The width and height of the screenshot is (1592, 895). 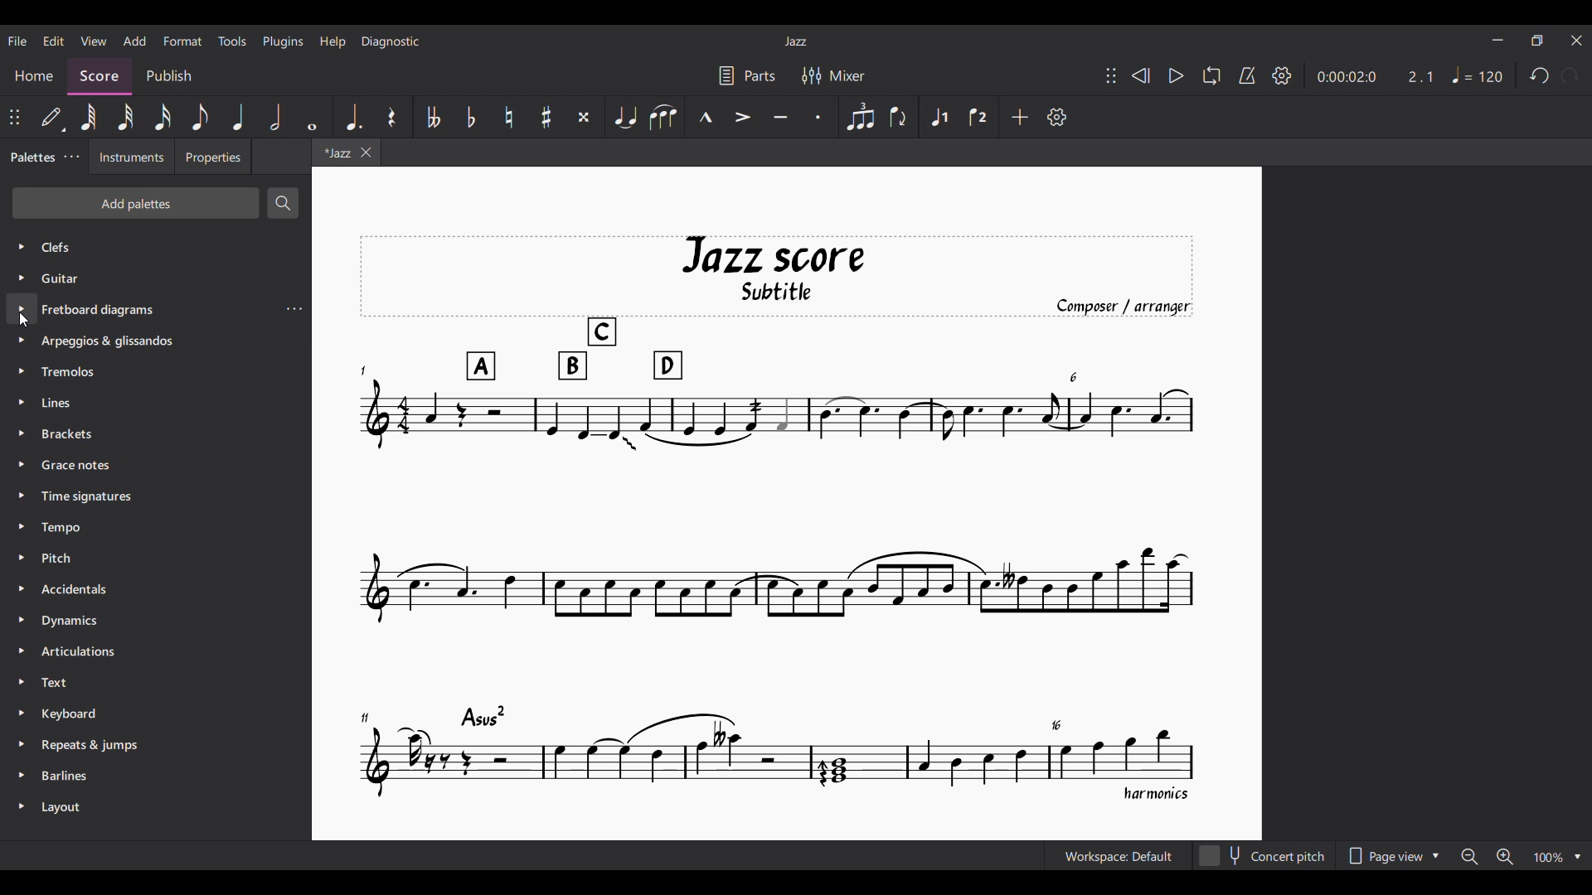 What do you see at coordinates (70, 622) in the screenshot?
I see `Dynamics` at bounding box center [70, 622].